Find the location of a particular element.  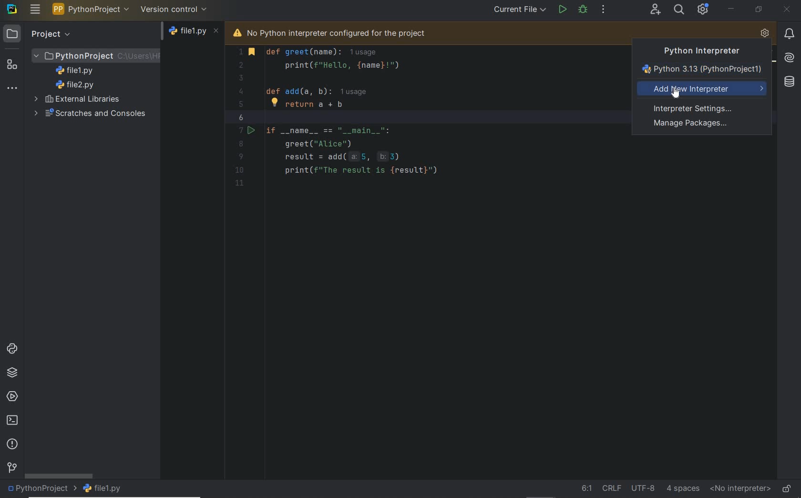

Add New Interpreter is located at coordinates (703, 89).